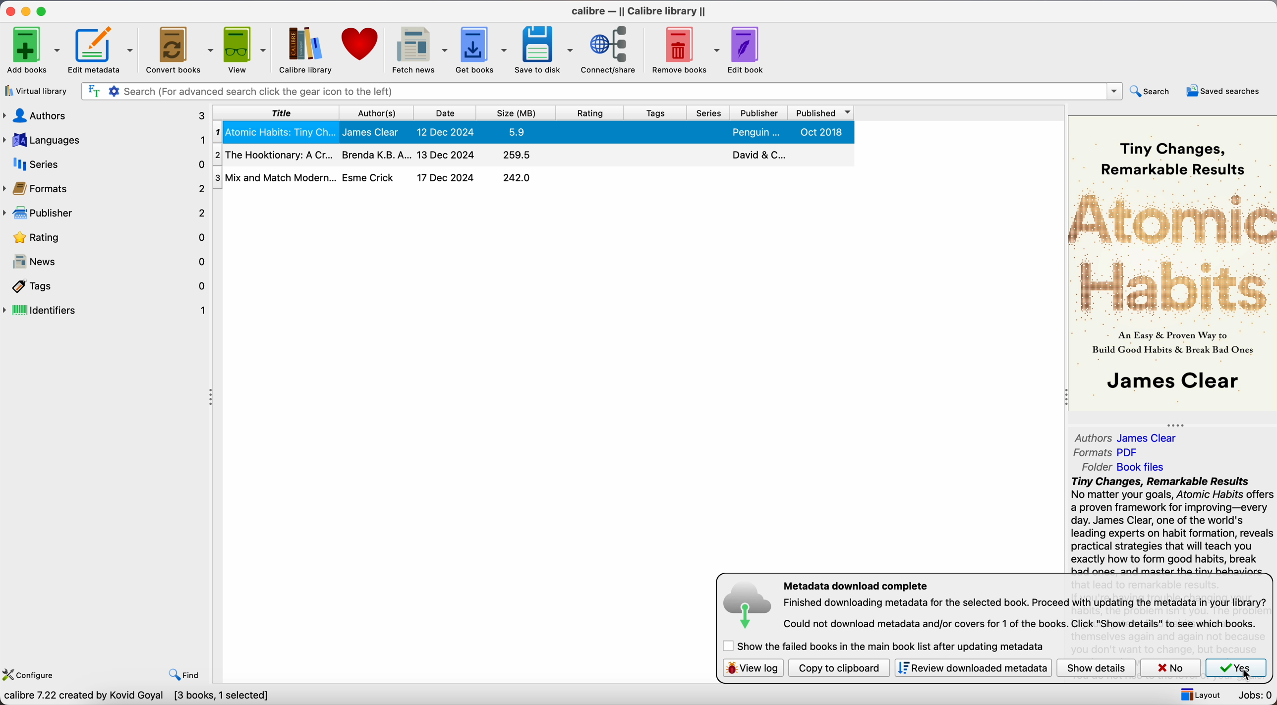 This screenshot has width=1277, height=705. What do you see at coordinates (840, 668) in the screenshot?
I see `copy to clipboard` at bounding box center [840, 668].